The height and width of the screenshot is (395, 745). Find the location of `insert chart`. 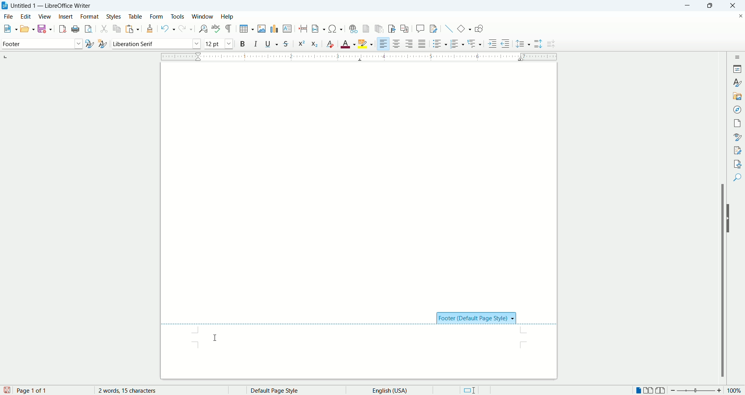

insert chart is located at coordinates (274, 28).